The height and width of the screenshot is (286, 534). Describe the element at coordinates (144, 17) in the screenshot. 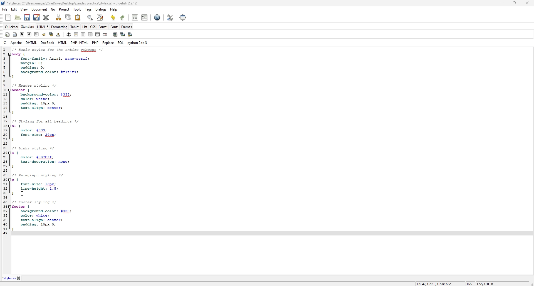

I see `indent` at that location.